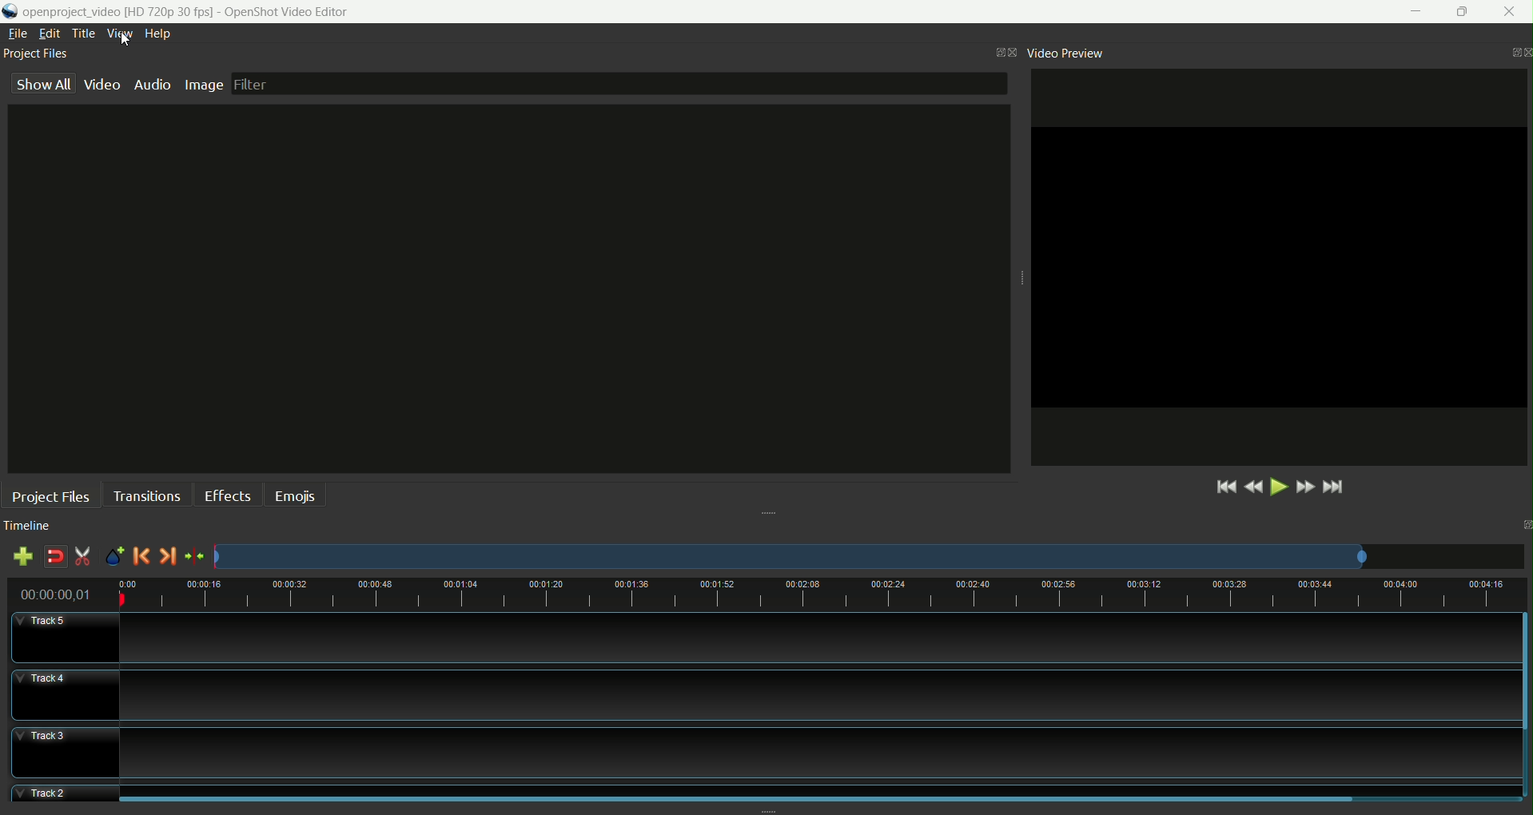 Image resolution: width=1533 pixels, height=815 pixels. What do you see at coordinates (1336, 488) in the screenshot?
I see `jump to end` at bounding box center [1336, 488].